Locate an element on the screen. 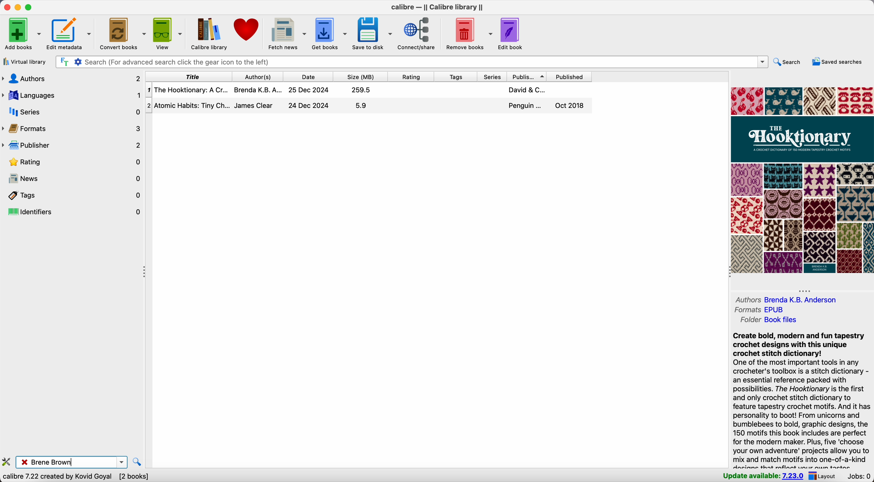  book cover preview is located at coordinates (801, 179).